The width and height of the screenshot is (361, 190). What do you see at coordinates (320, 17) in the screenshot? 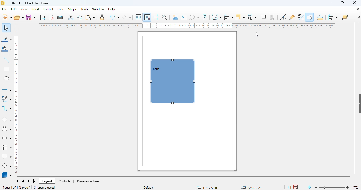
I see `position and size` at bounding box center [320, 17].